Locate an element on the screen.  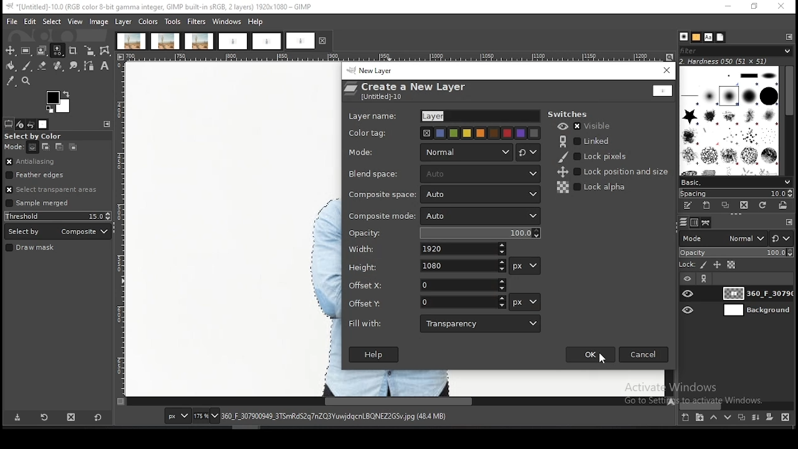
*[Untitled]-10.0 (RGB color 8-bit gamma integer, GIMP built-in sRGB, 2 layers) 1920x1080 — GIMP is located at coordinates (162, 7).